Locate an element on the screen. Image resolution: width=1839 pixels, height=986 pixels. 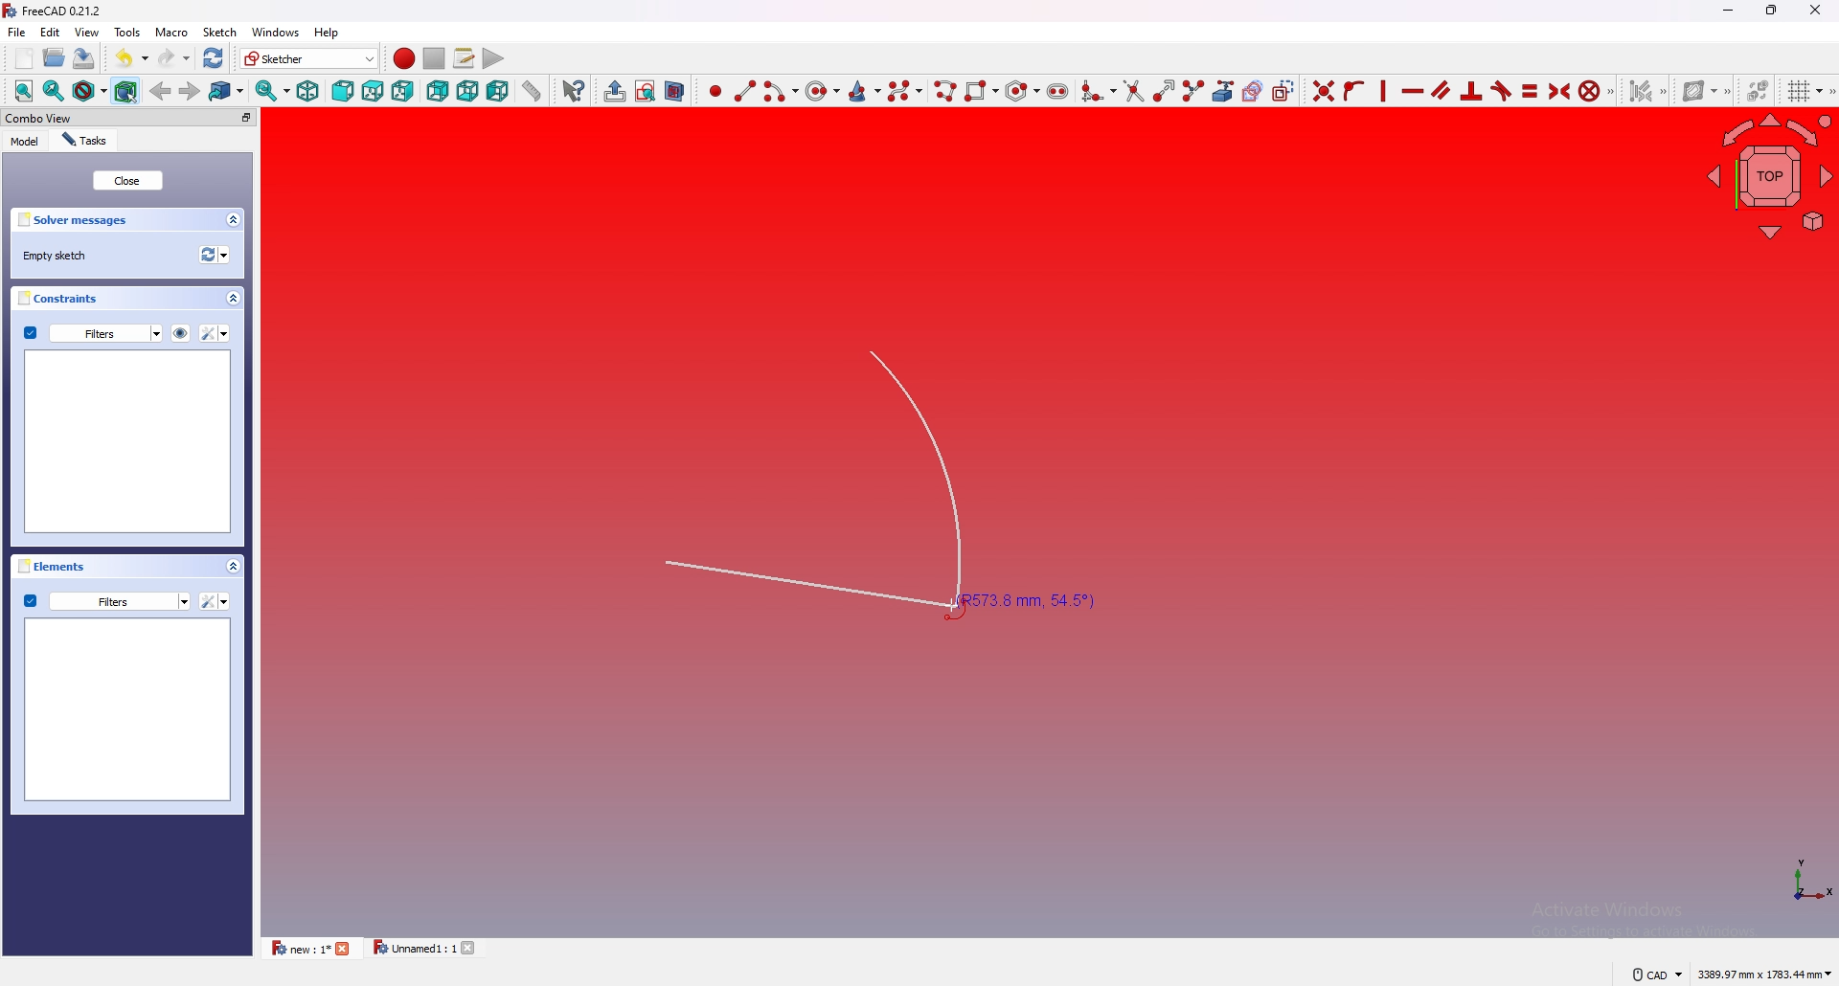
isometric is located at coordinates (307, 90).